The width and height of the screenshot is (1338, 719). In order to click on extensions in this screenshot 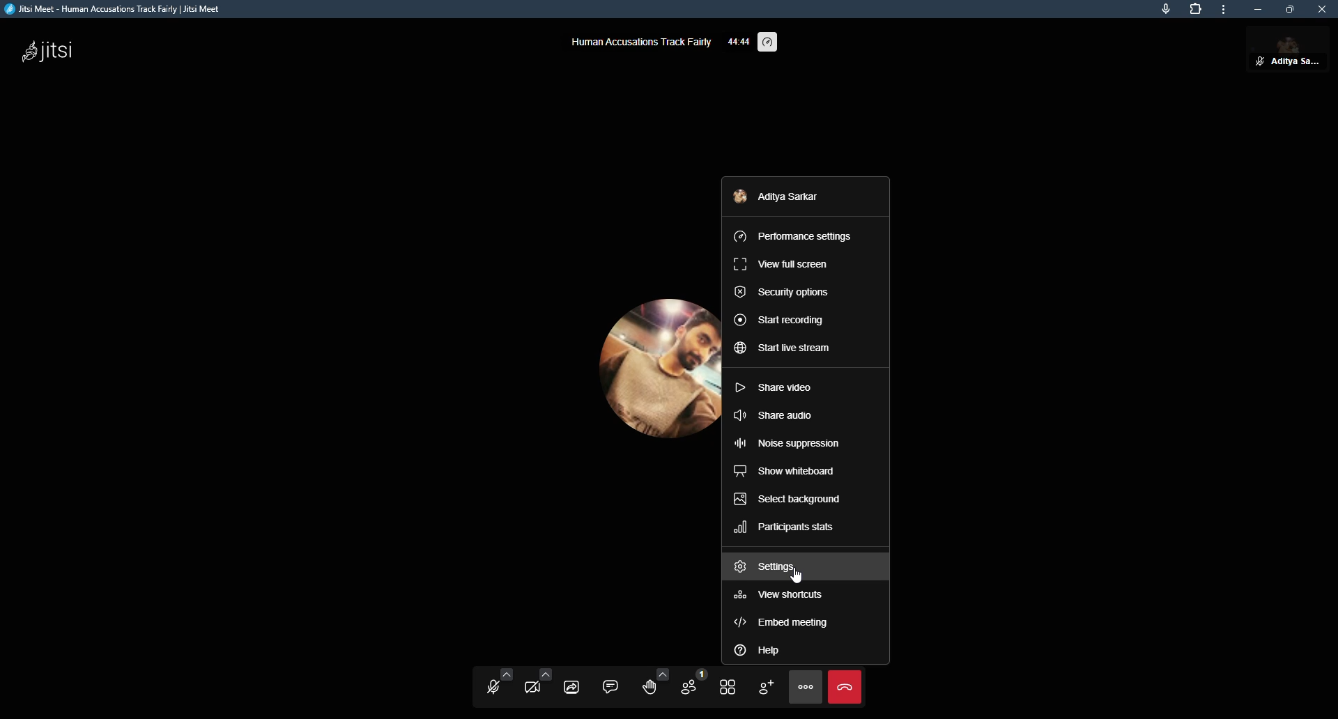, I will do `click(1194, 9)`.